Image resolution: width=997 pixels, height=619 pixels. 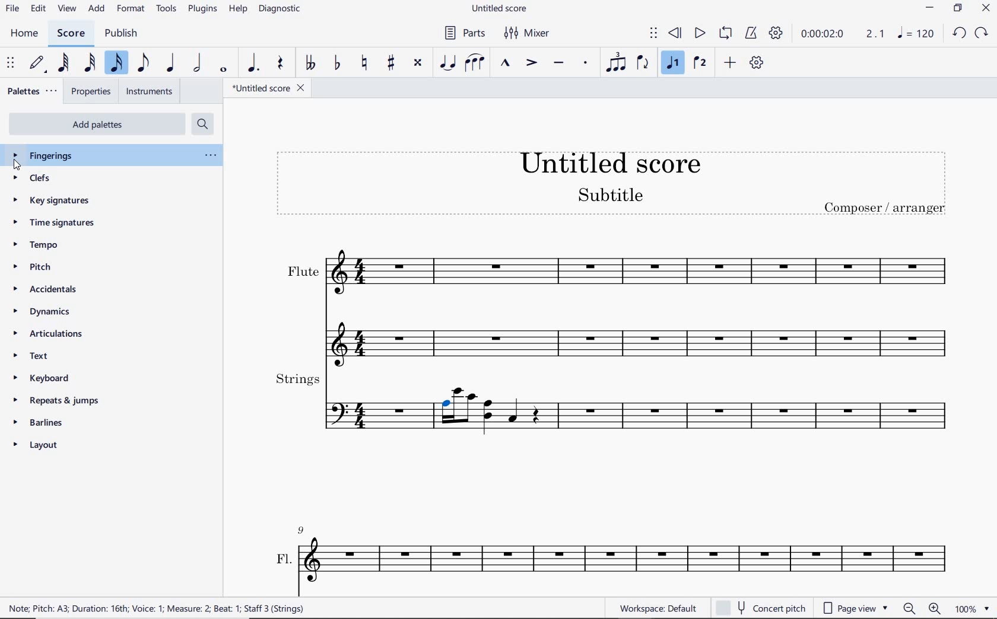 I want to click on plugins, so click(x=202, y=11).